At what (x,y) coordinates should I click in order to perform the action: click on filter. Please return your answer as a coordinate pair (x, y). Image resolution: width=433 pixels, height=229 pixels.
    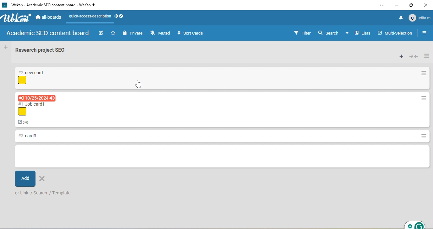
    Looking at the image, I should click on (302, 33).